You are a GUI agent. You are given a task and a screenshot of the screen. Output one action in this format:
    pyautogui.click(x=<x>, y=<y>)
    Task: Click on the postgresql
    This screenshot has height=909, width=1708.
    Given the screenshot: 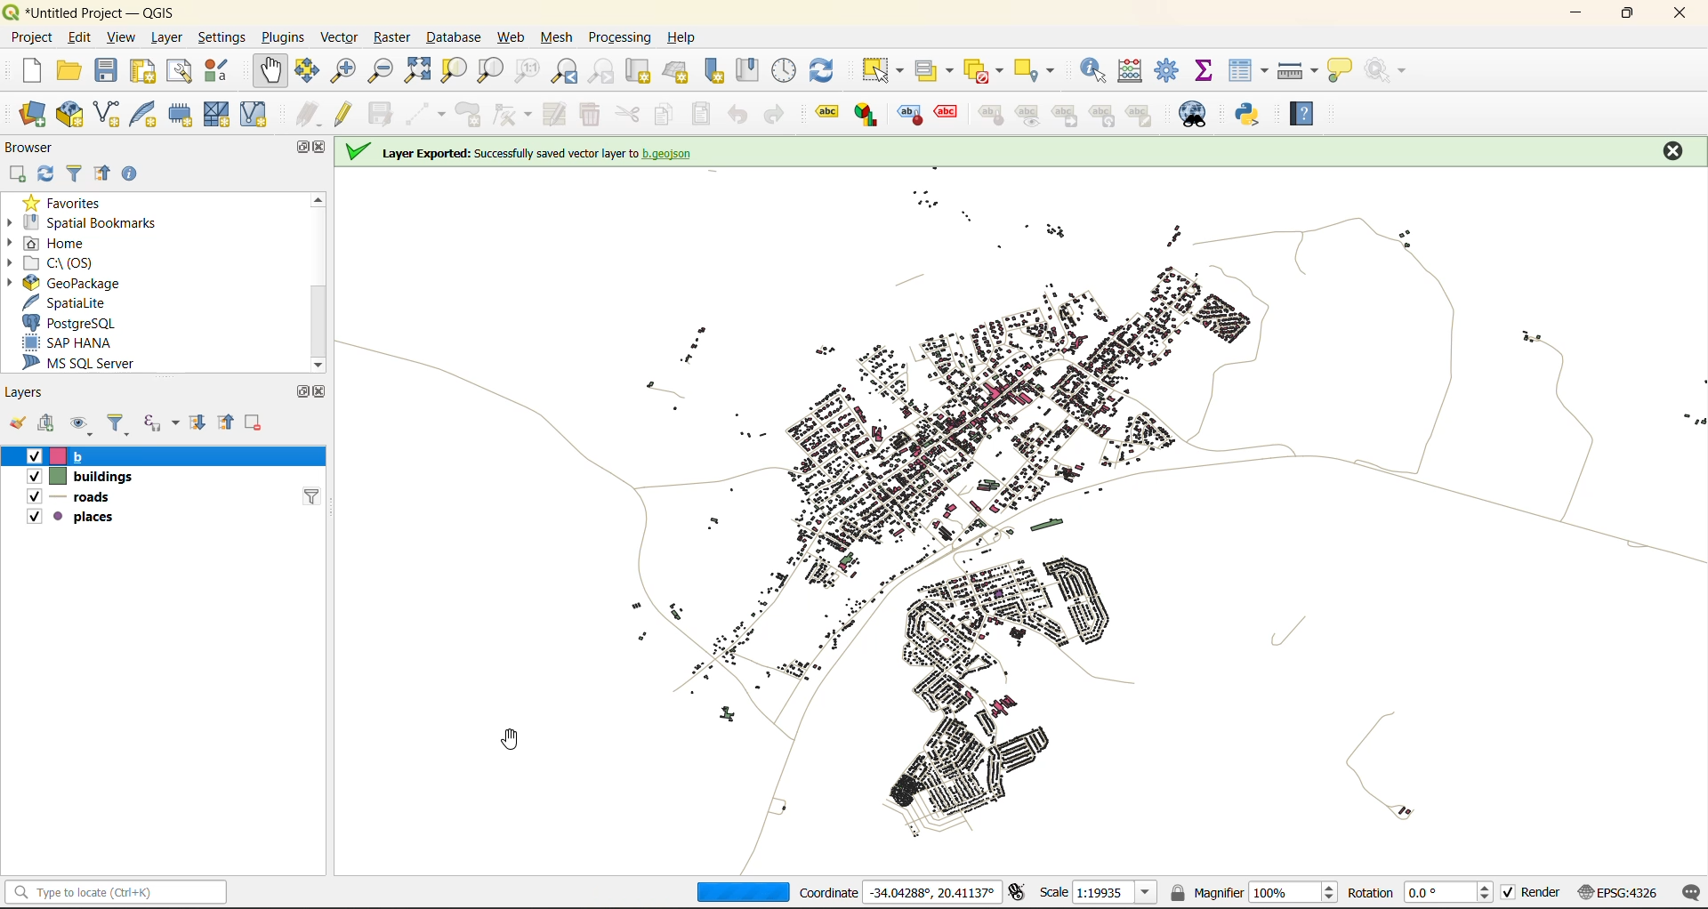 What is the action you would take?
    pyautogui.click(x=75, y=321)
    